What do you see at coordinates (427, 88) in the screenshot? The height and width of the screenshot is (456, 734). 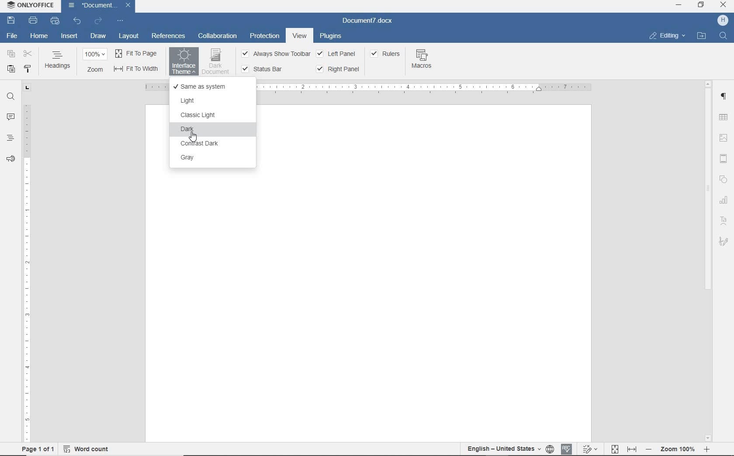 I see `RULER` at bounding box center [427, 88].